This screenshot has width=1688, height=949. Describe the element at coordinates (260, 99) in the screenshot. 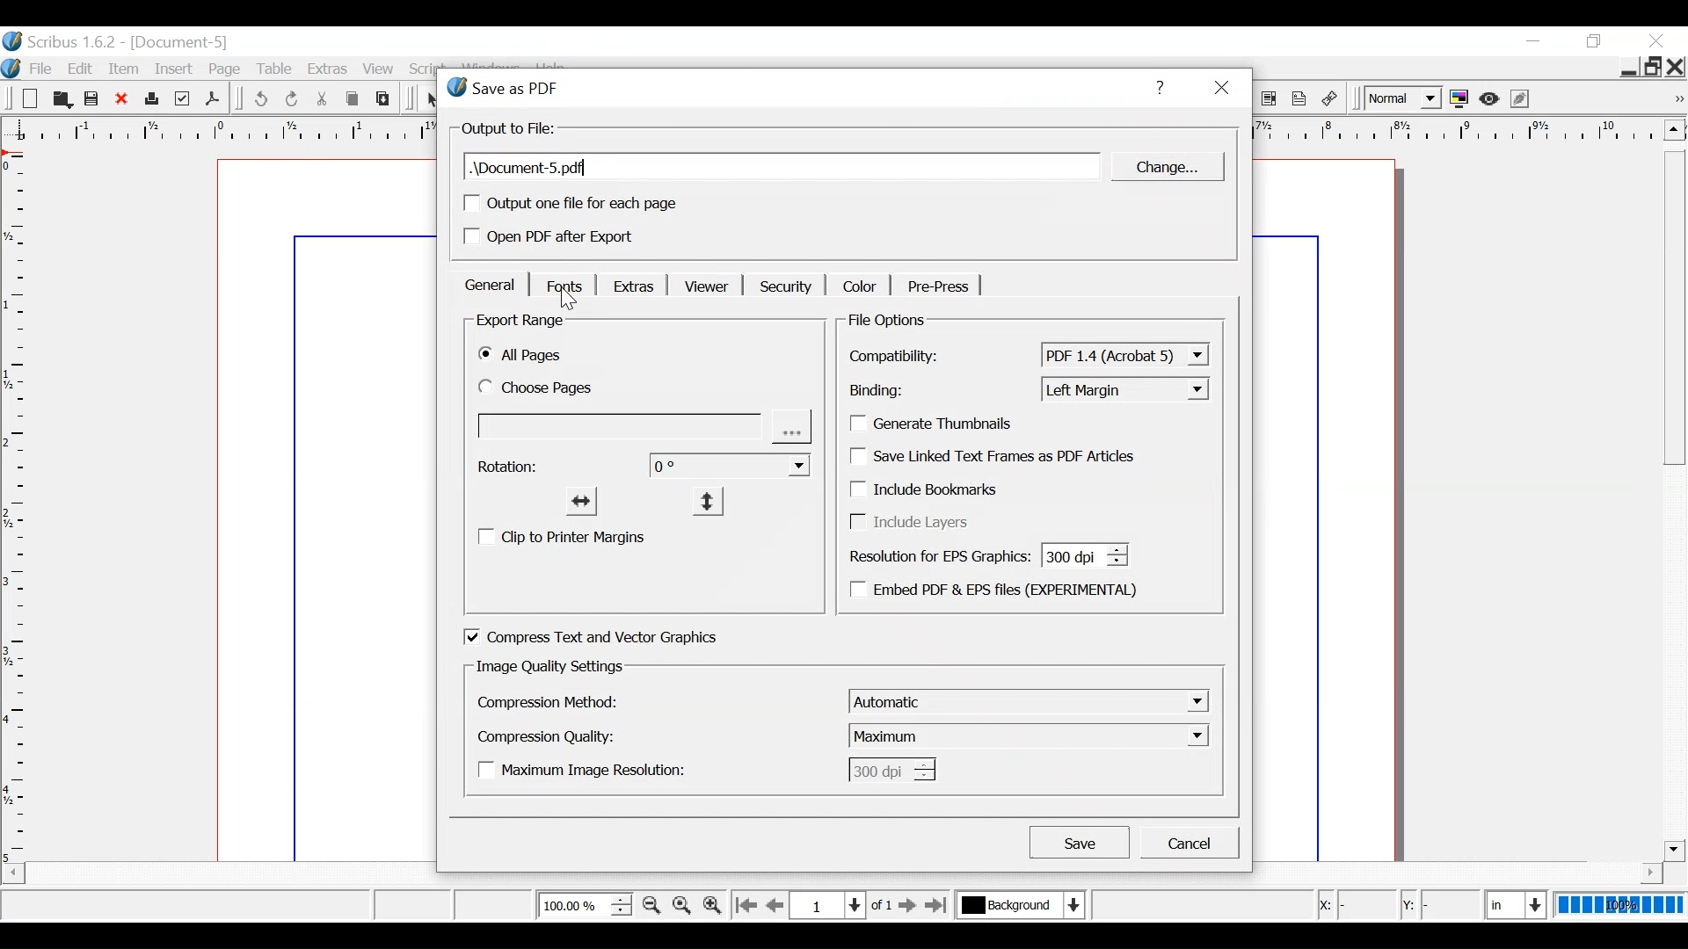

I see `Undo` at that location.